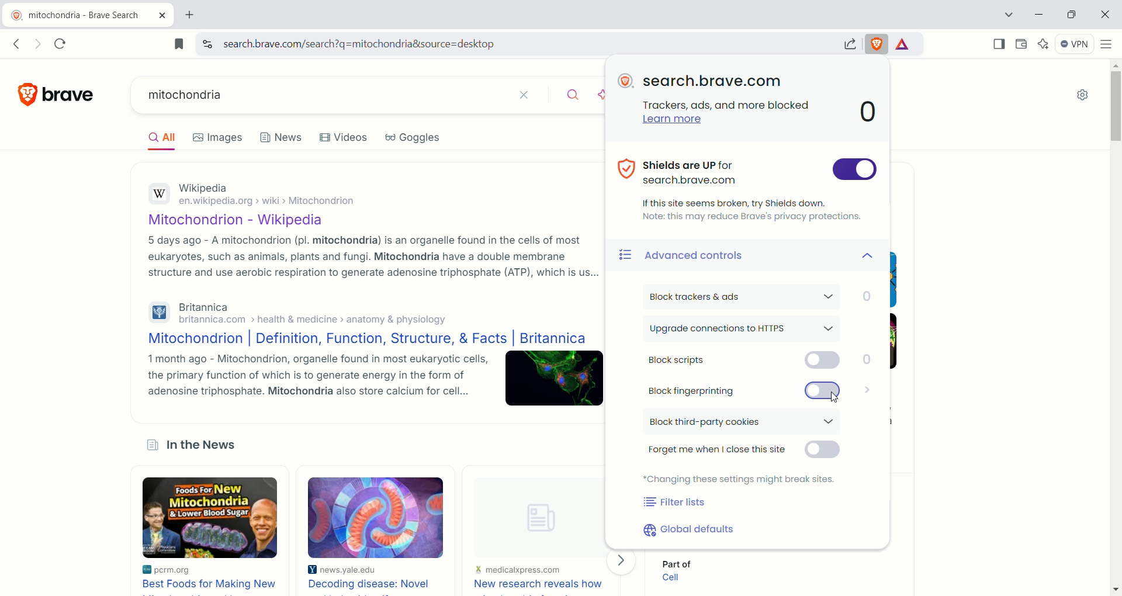 The height and width of the screenshot is (596, 1122). Describe the element at coordinates (556, 379) in the screenshot. I see `Image` at that location.